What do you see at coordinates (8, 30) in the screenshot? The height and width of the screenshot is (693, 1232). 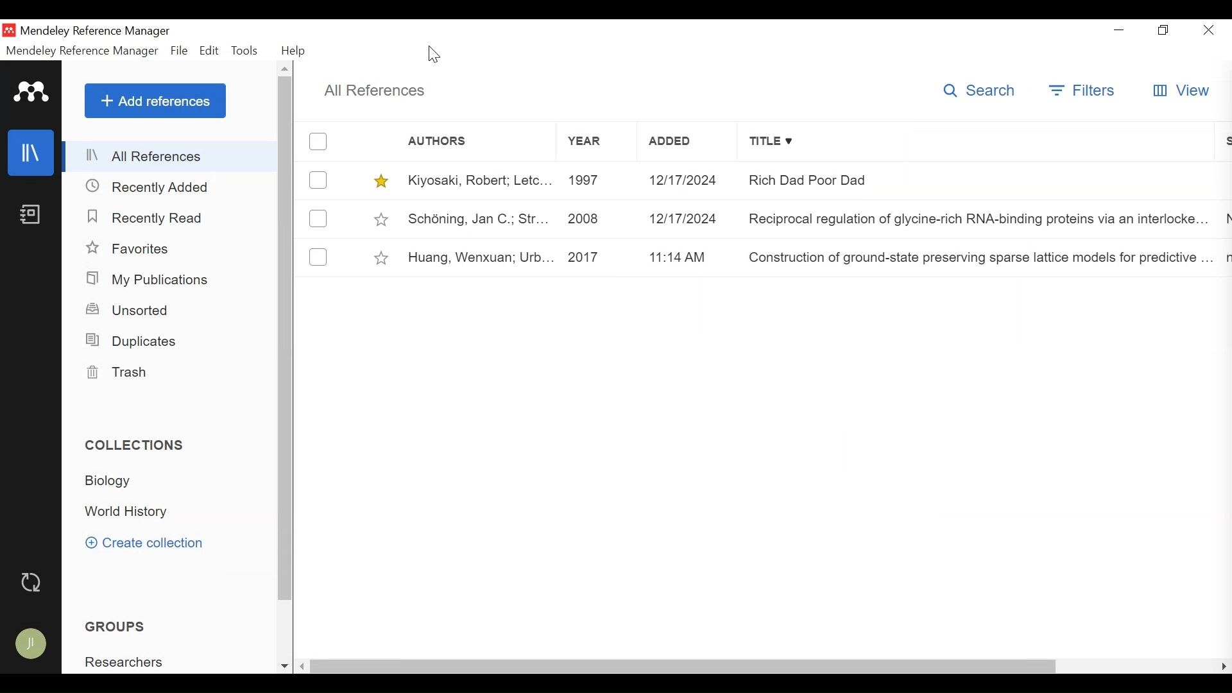 I see `Mendeley Desktop Icn` at bounding box center [8, 30].